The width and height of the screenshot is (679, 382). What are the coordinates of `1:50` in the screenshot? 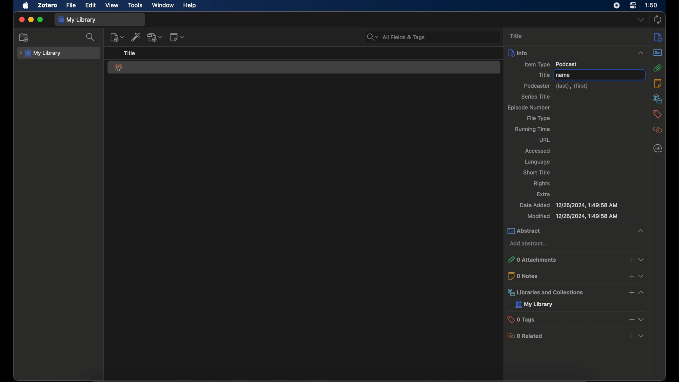 It's located at (651, 5).